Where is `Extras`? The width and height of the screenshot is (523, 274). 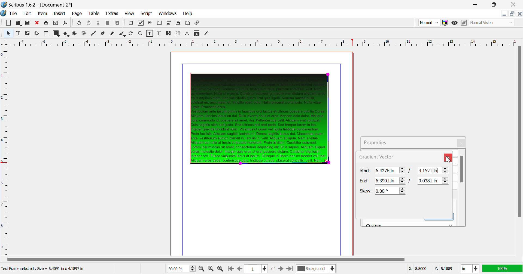 Extras is located at coordinates (111, 14).